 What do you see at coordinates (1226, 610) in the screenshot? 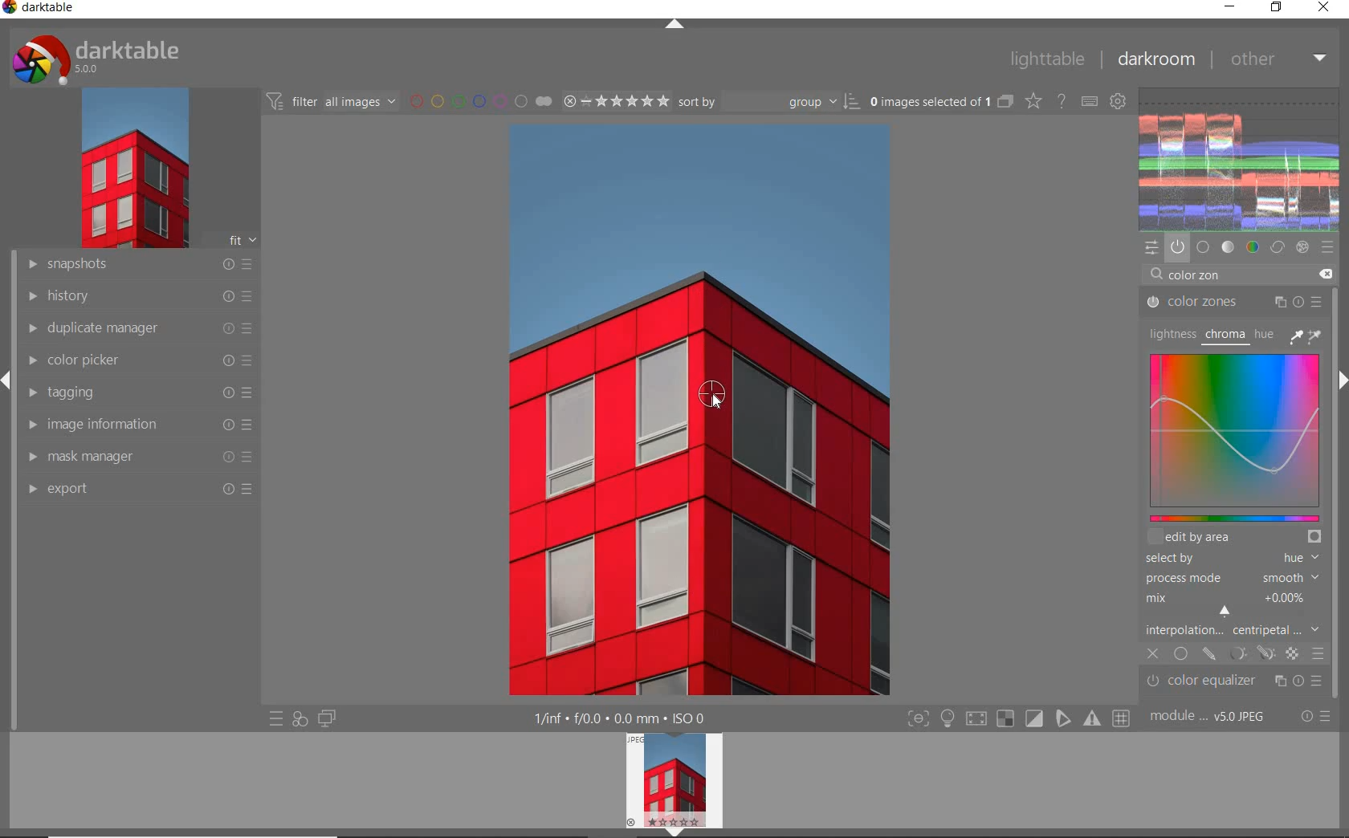
I see `CURSOR POSITION` at bounding box center [1226, 610].